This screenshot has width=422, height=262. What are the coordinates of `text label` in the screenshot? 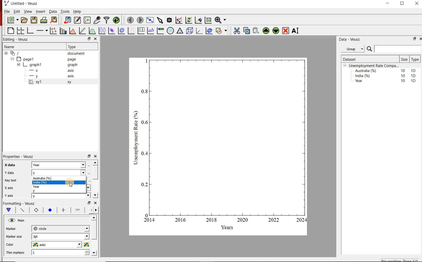 It's located at (151, 31).